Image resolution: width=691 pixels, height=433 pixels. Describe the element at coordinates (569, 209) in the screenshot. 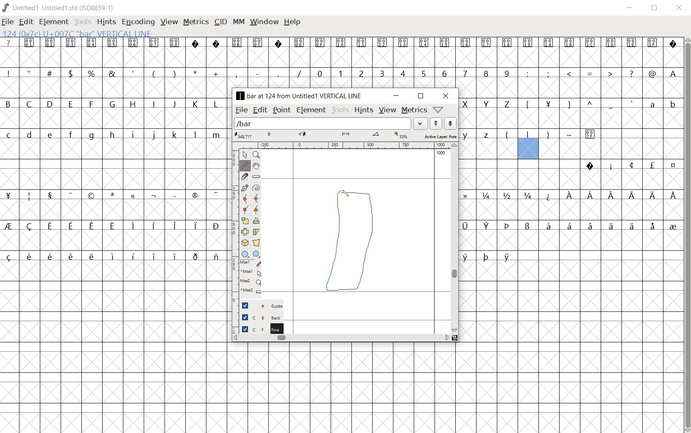

I see `empty cells` at that location.